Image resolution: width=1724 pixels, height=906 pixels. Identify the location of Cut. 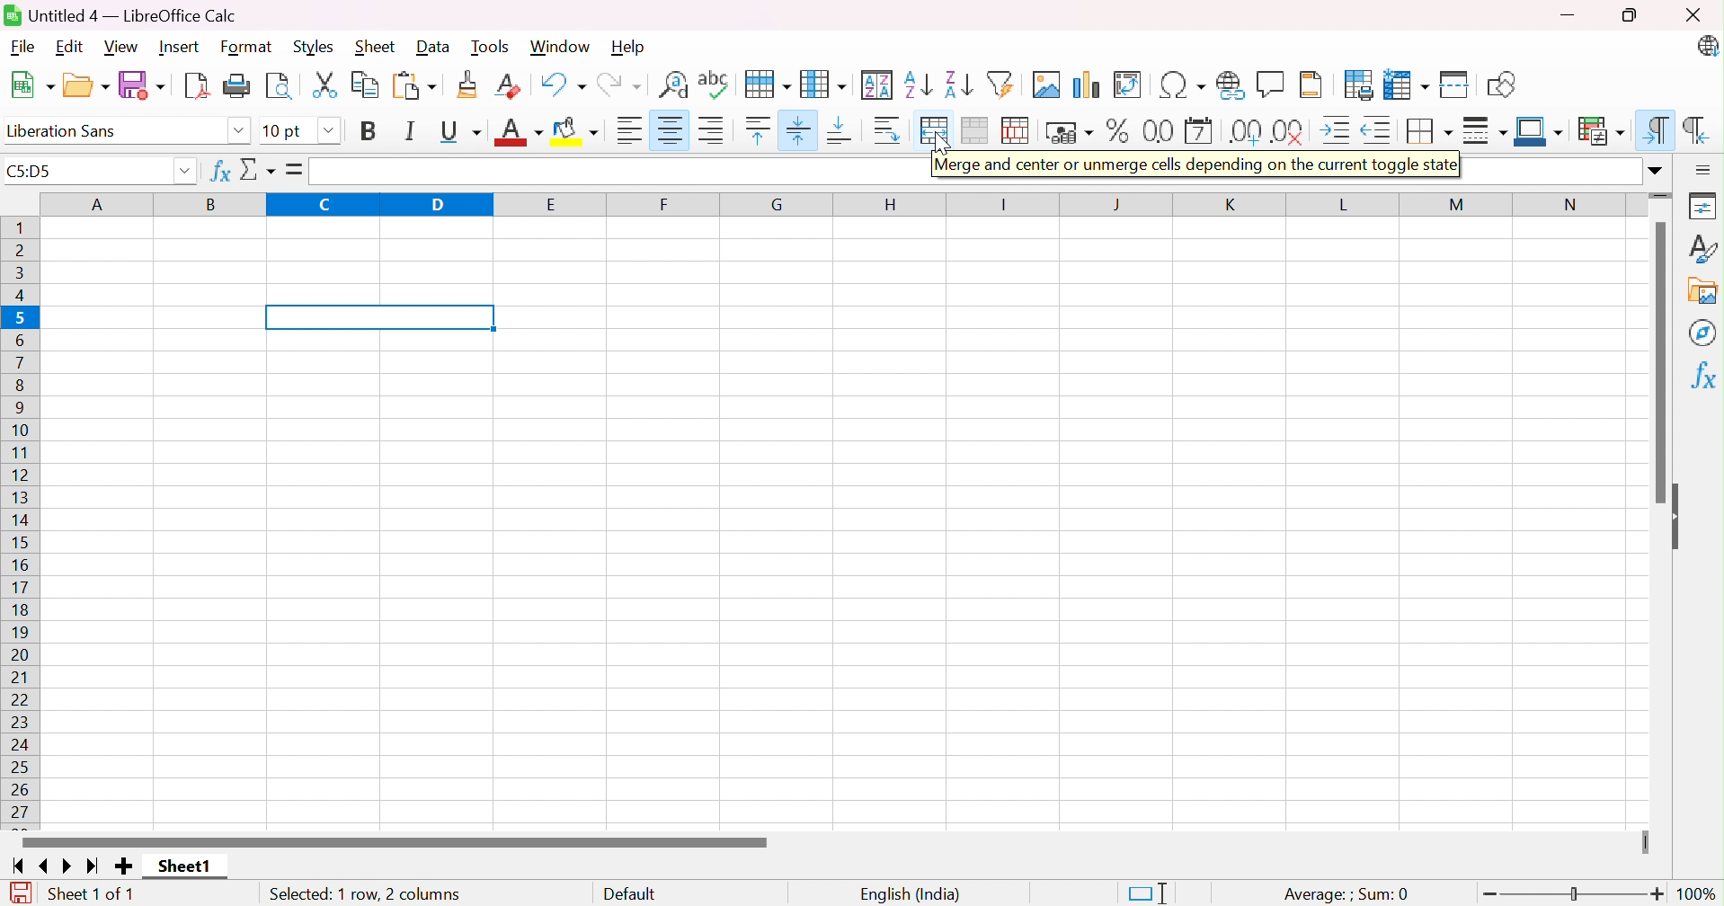
(327, 85).